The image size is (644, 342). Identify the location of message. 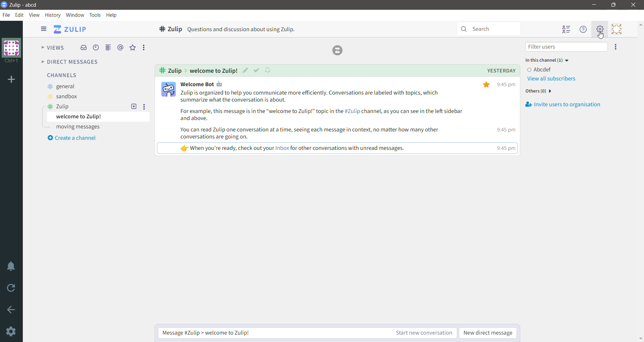
(321, 120).